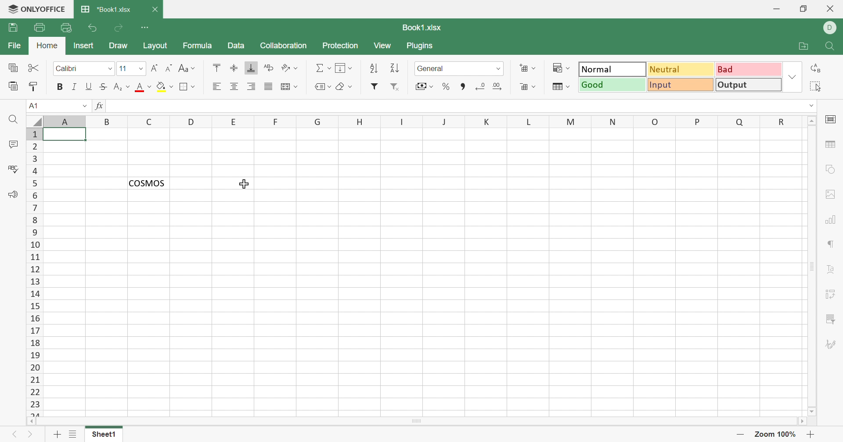  I want to click on Drop down, so click(793, 77).